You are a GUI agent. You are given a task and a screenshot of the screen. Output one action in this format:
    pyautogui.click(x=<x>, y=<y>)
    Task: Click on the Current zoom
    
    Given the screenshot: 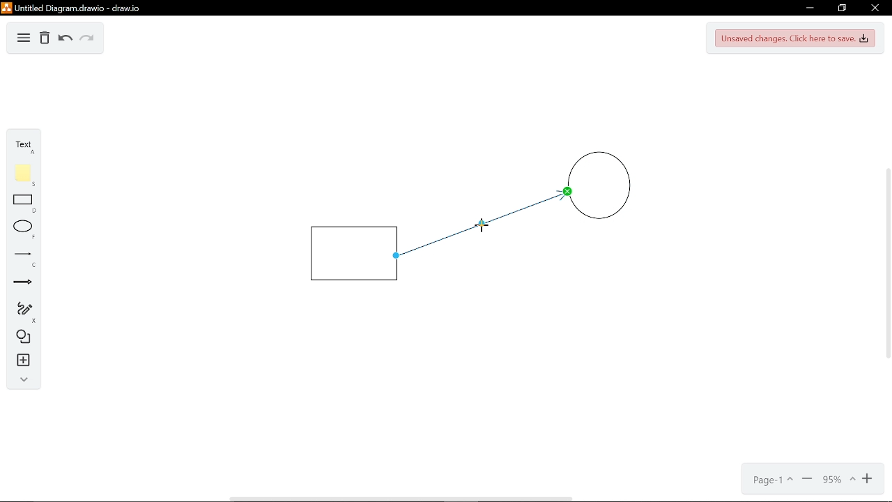 What is the action you would take?
    pyautogui.click(x=838, y=480)
    